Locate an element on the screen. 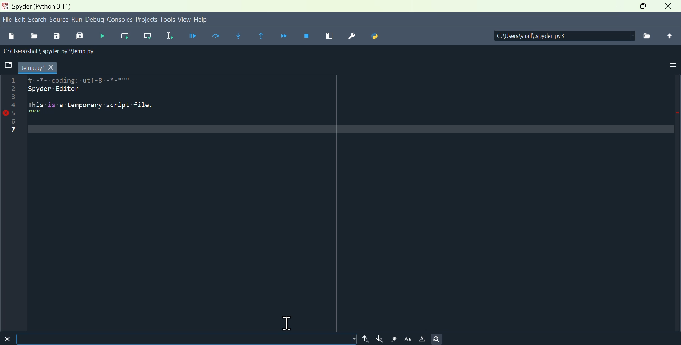  Projects is located at coordinates (148, 20).